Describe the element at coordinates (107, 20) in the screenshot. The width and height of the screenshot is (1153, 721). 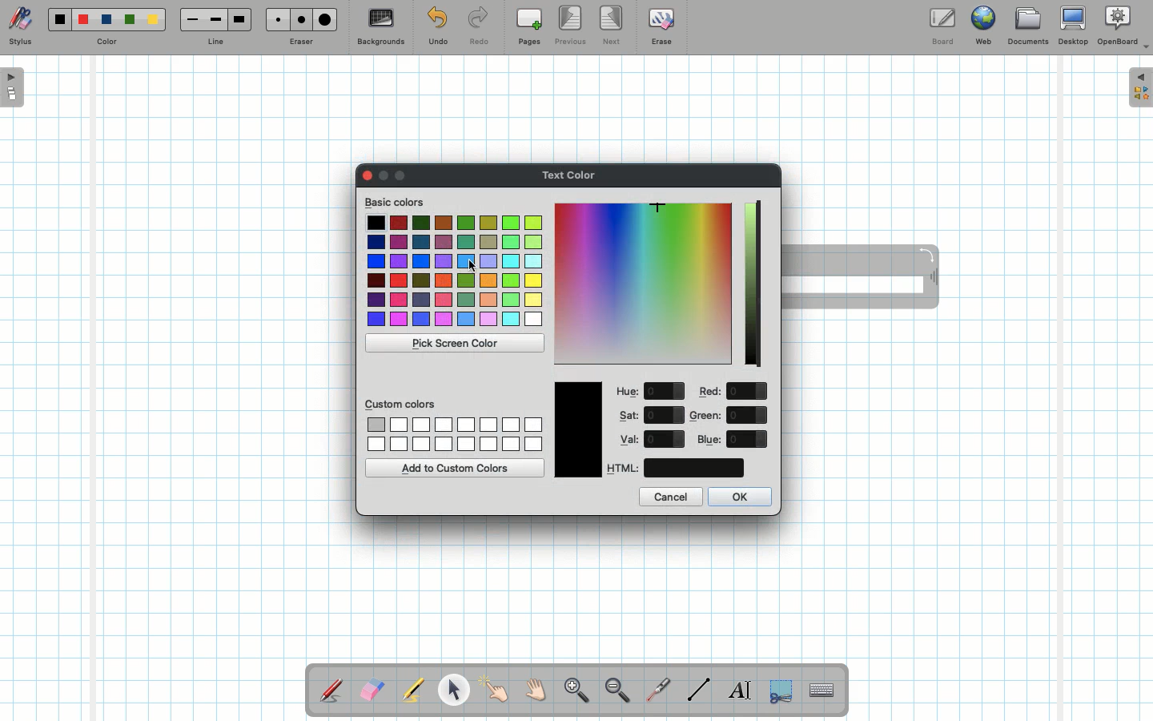
I see `Blue` at that location.